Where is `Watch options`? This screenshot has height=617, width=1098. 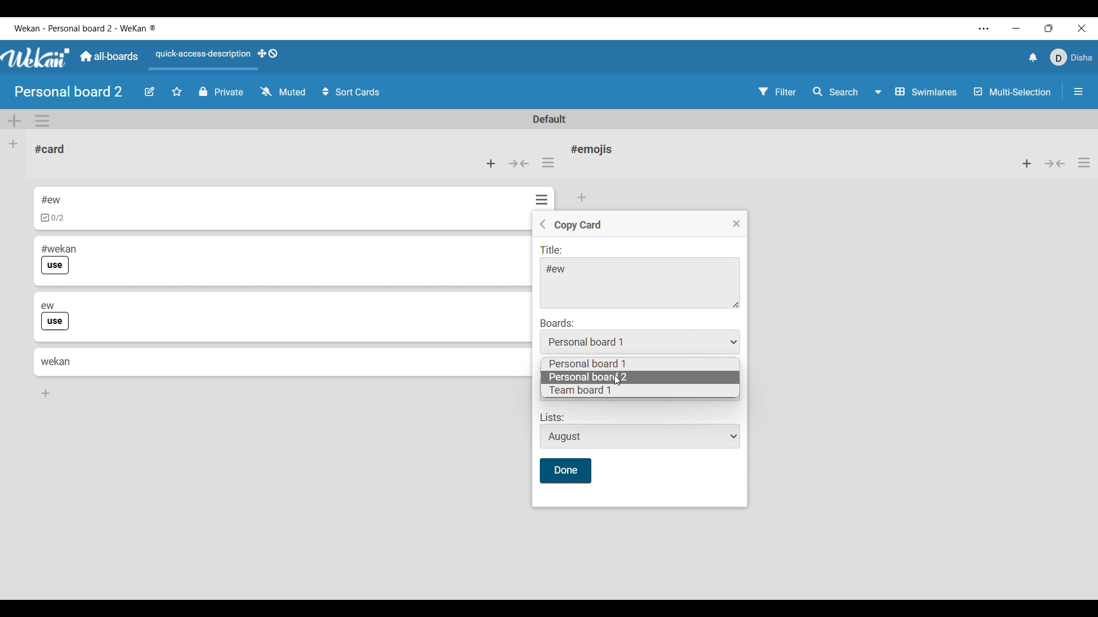
Watch options is located at coordinates (284, 91).